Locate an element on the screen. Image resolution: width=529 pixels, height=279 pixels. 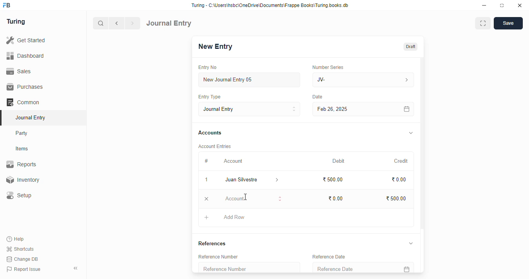
add is located at coordinates (207, 218).